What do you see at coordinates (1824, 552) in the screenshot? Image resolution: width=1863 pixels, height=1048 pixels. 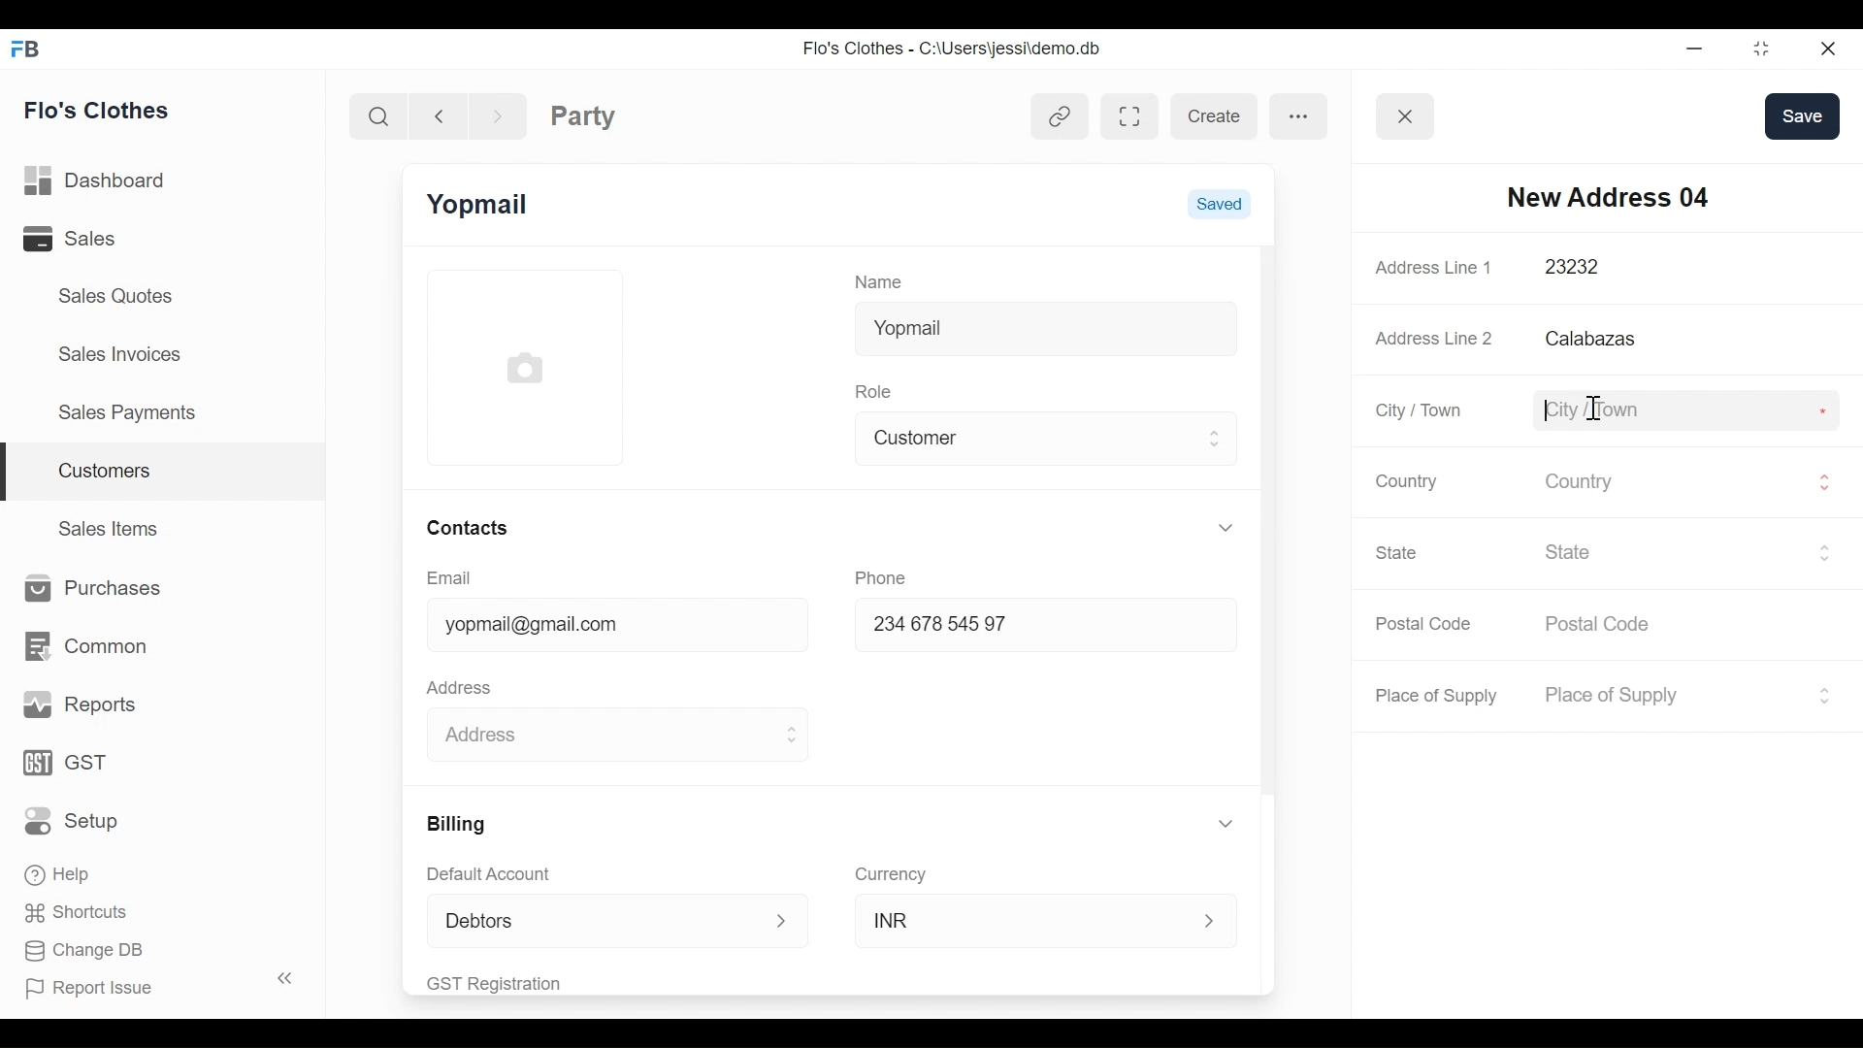 I see `Expand` at bounding box center [1824, 552].